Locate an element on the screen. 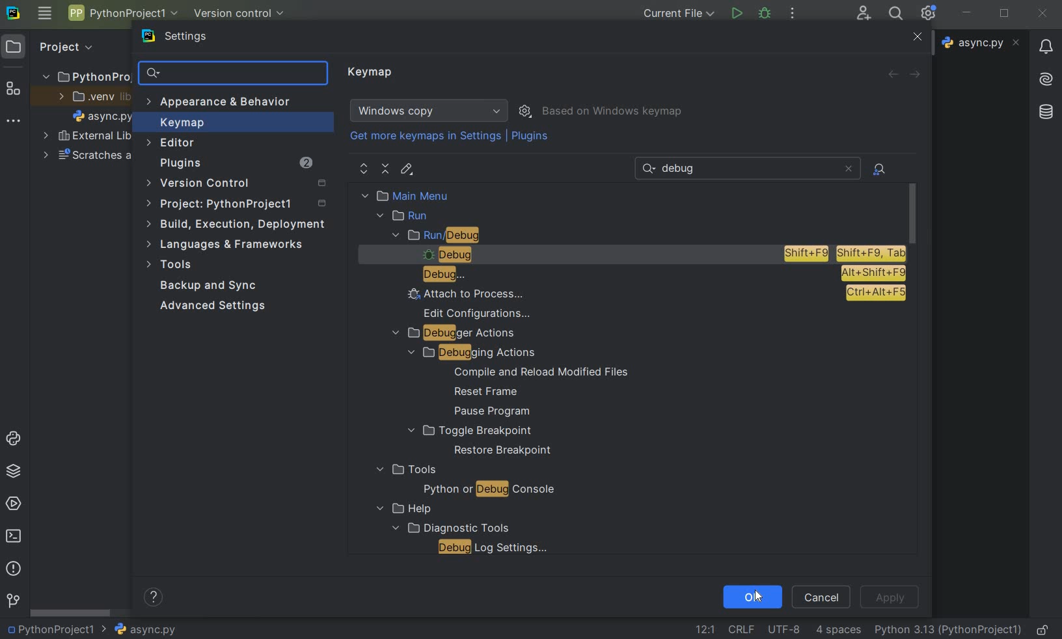 This screenshot has height=639, width=1062. debug is located at coordinates (765, 12).